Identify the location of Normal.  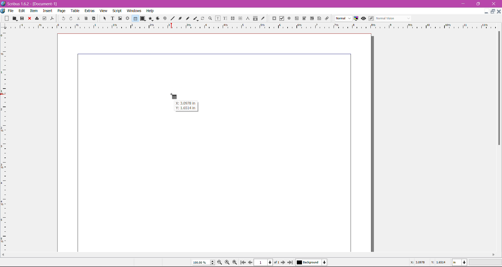
(343, 19).